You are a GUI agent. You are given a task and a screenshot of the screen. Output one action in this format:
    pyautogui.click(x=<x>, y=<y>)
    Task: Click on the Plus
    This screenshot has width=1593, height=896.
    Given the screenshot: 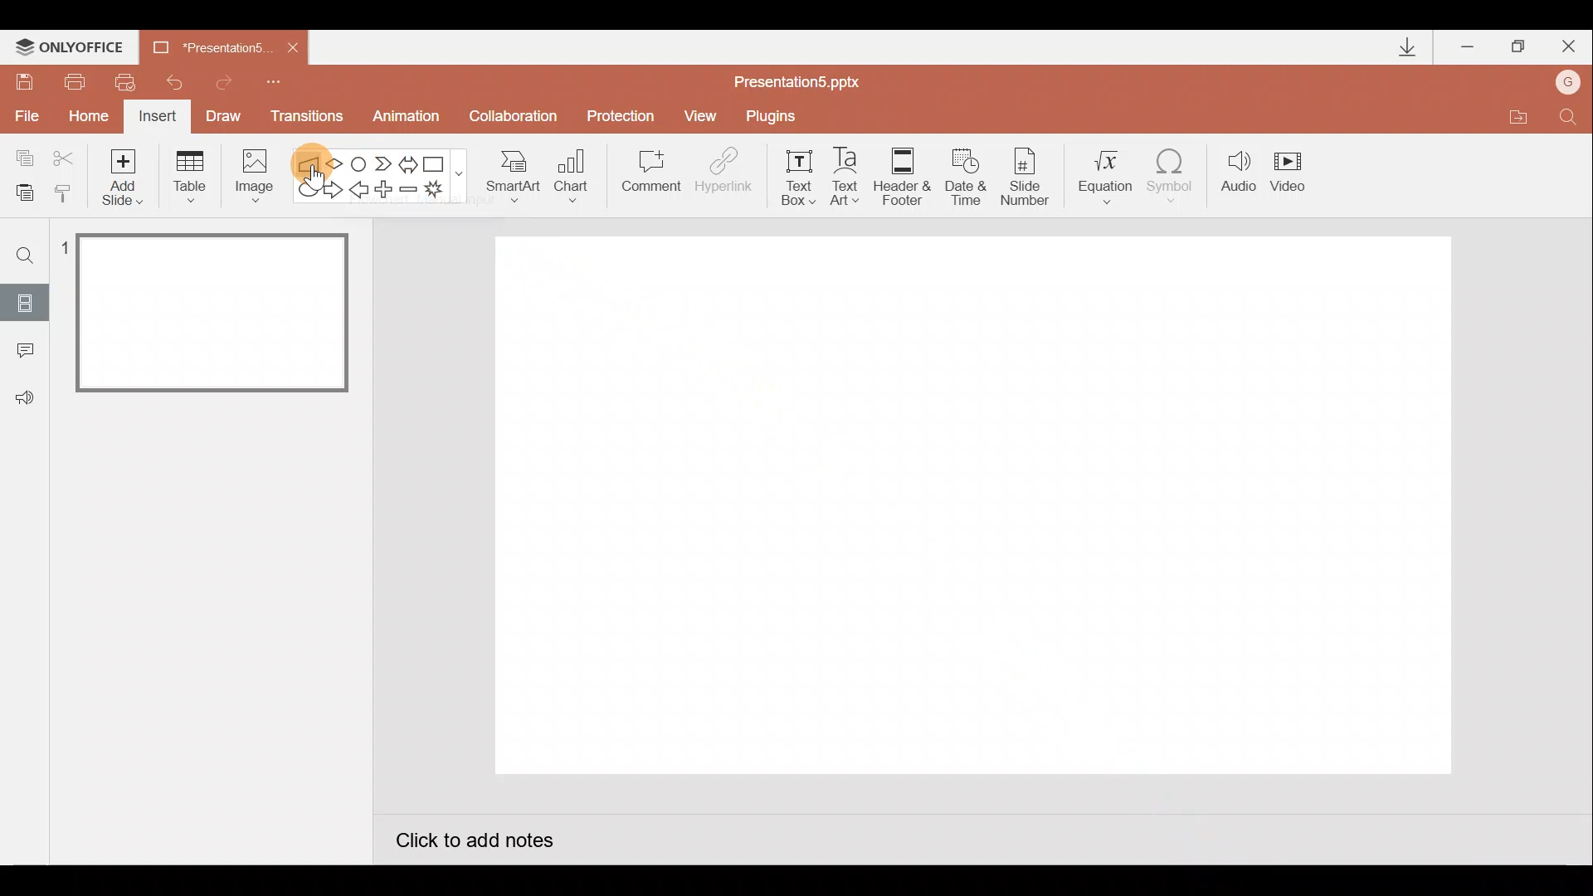 What is the action you would take?
    pyautogui.click(x=387, y=192)
    